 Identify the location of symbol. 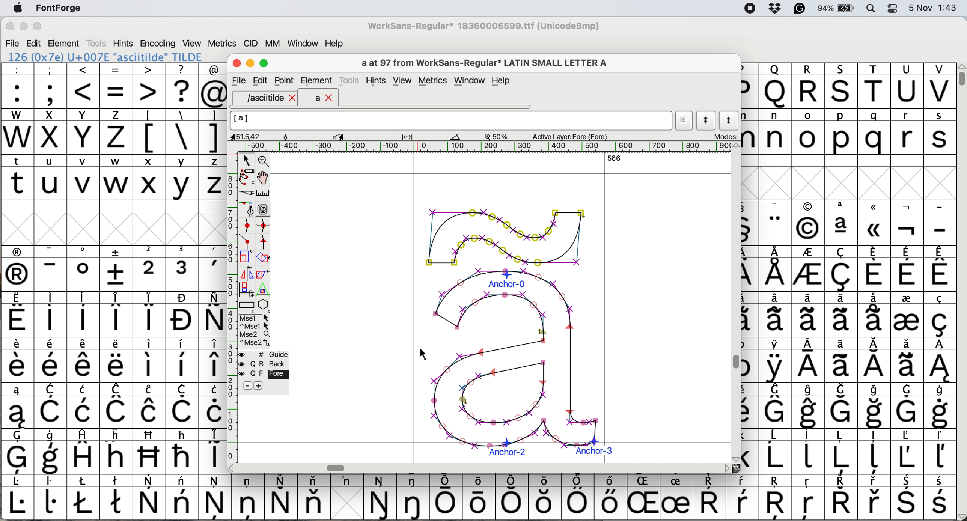
(874, 268).